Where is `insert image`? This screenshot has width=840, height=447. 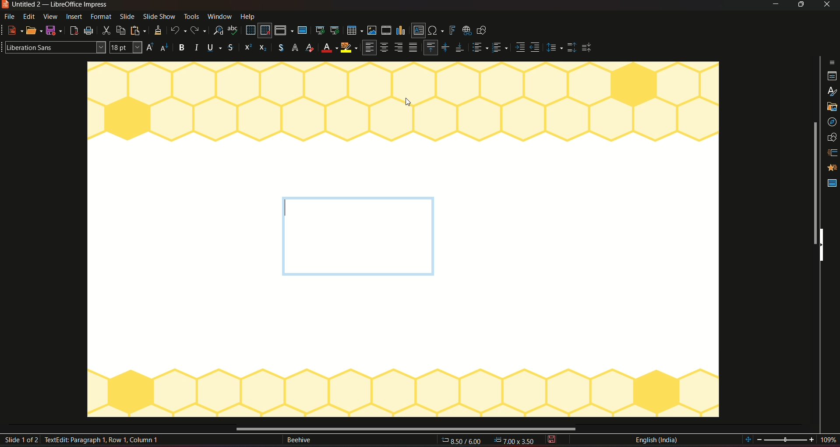
insert image is located at coordinates (371, 30).